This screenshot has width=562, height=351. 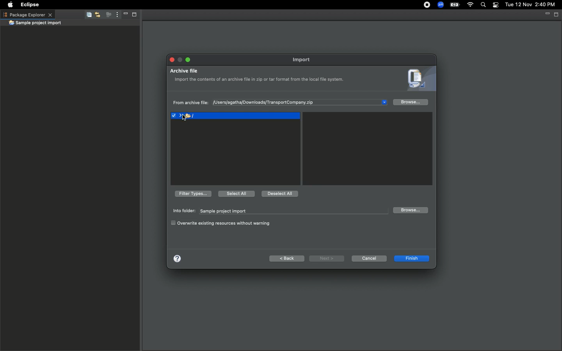 I want to click on Tue 12 nov 2:40 PM, so click(x=530, y=5).